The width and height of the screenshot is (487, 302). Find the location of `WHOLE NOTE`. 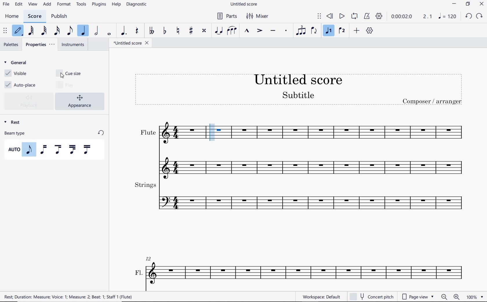

WHOLE NOTE is located at coordinates (109, 34).